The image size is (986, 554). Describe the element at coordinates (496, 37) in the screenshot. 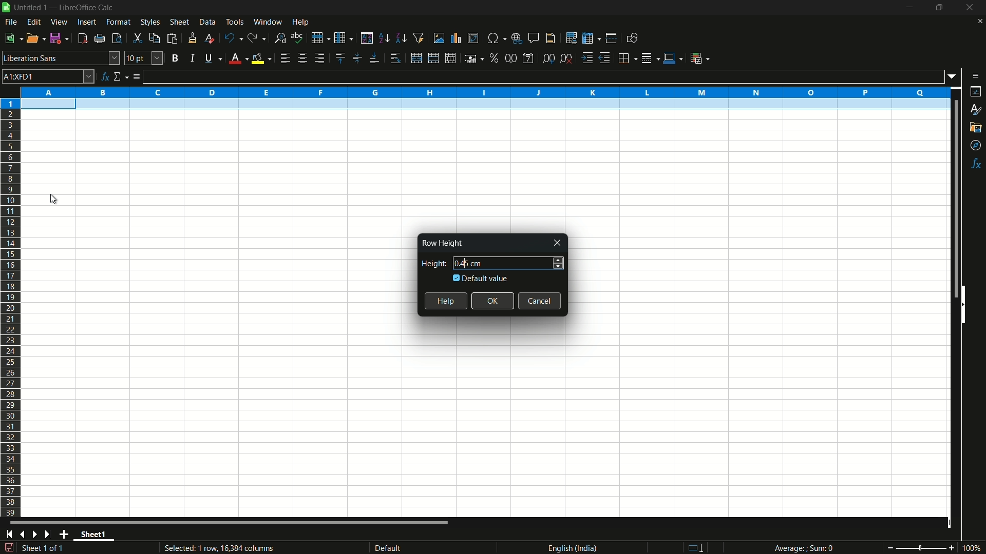

I see `insert special characters` at that location.